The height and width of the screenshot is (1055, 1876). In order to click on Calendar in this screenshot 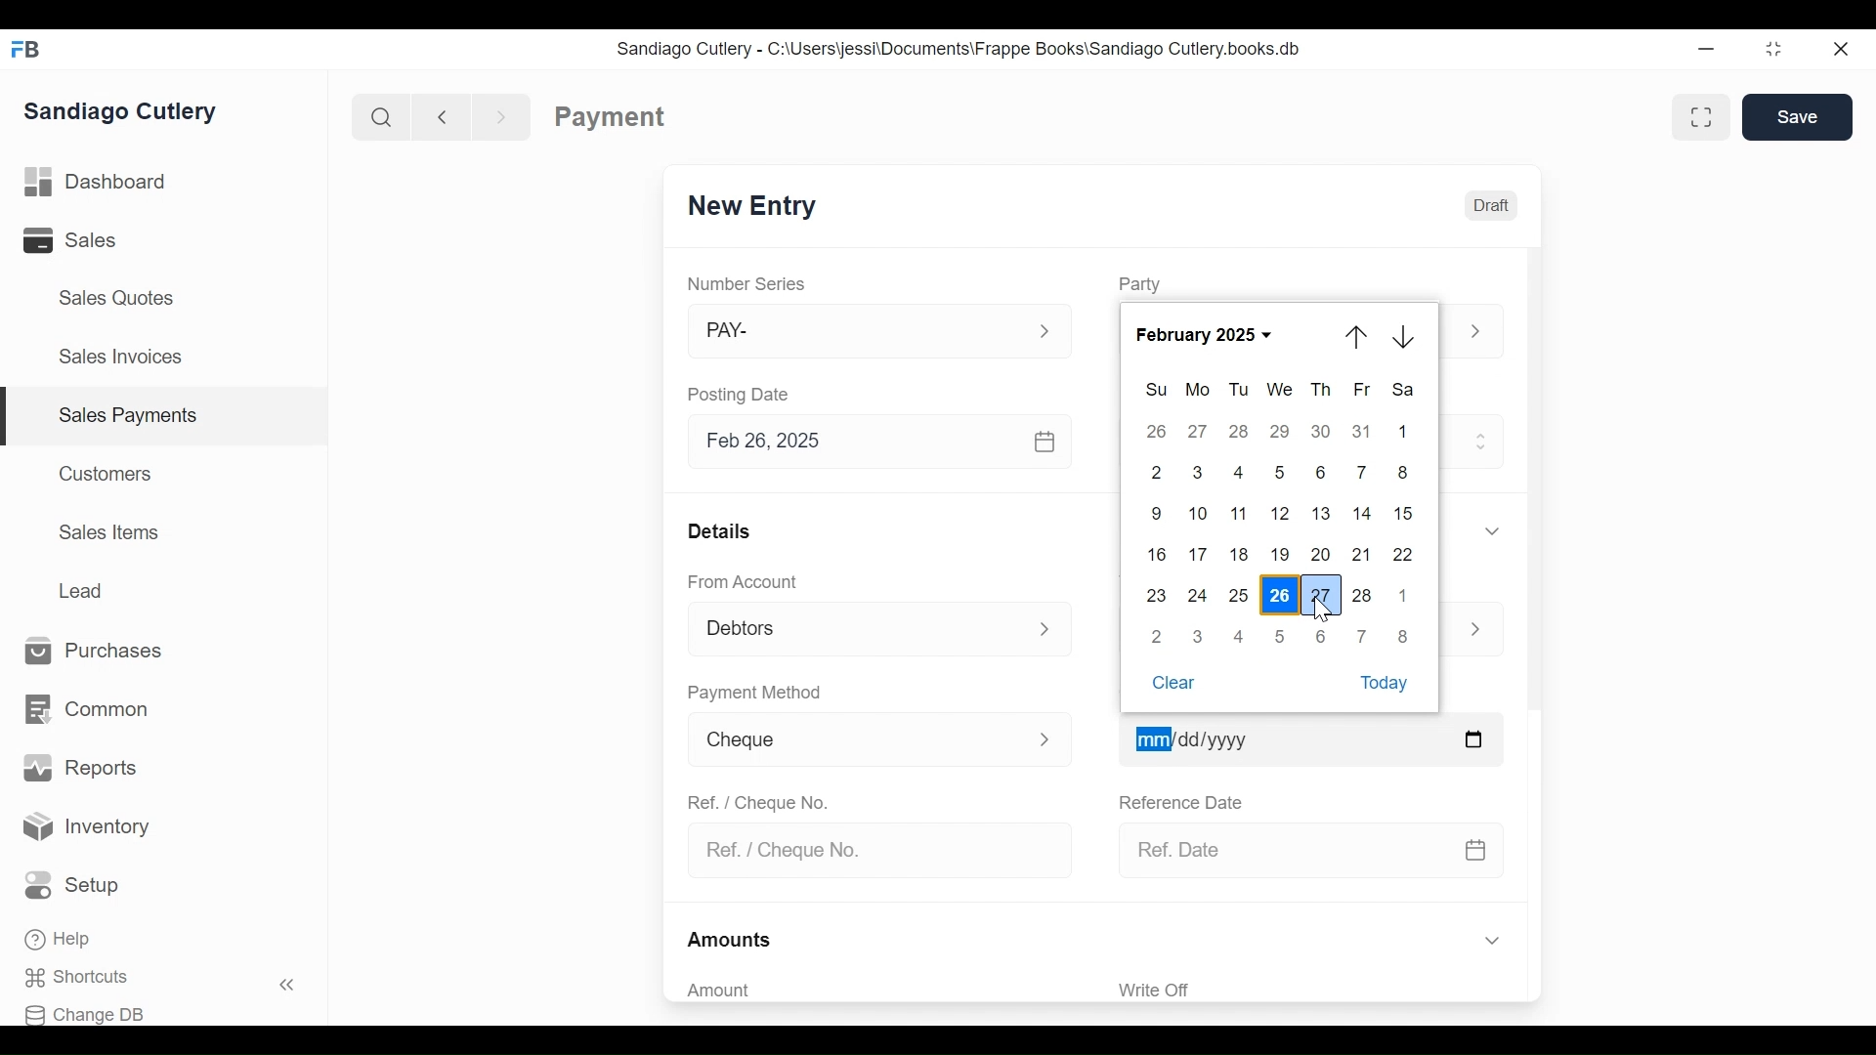, I will do `click(1473, 740)`.